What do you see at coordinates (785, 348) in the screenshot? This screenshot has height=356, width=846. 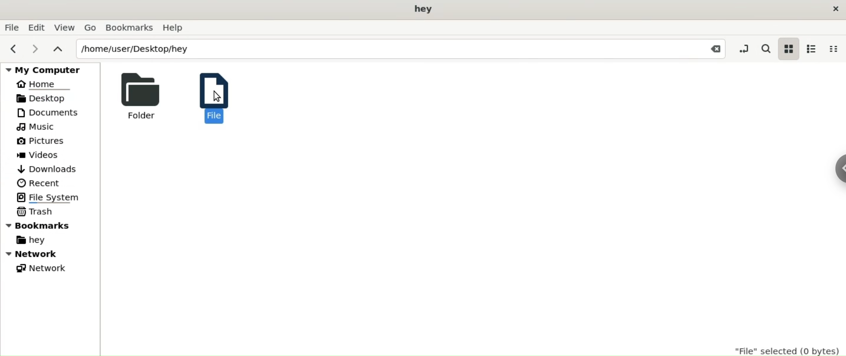 I see `"File" selected(0 bytes)` at bounding box center [785, 348].